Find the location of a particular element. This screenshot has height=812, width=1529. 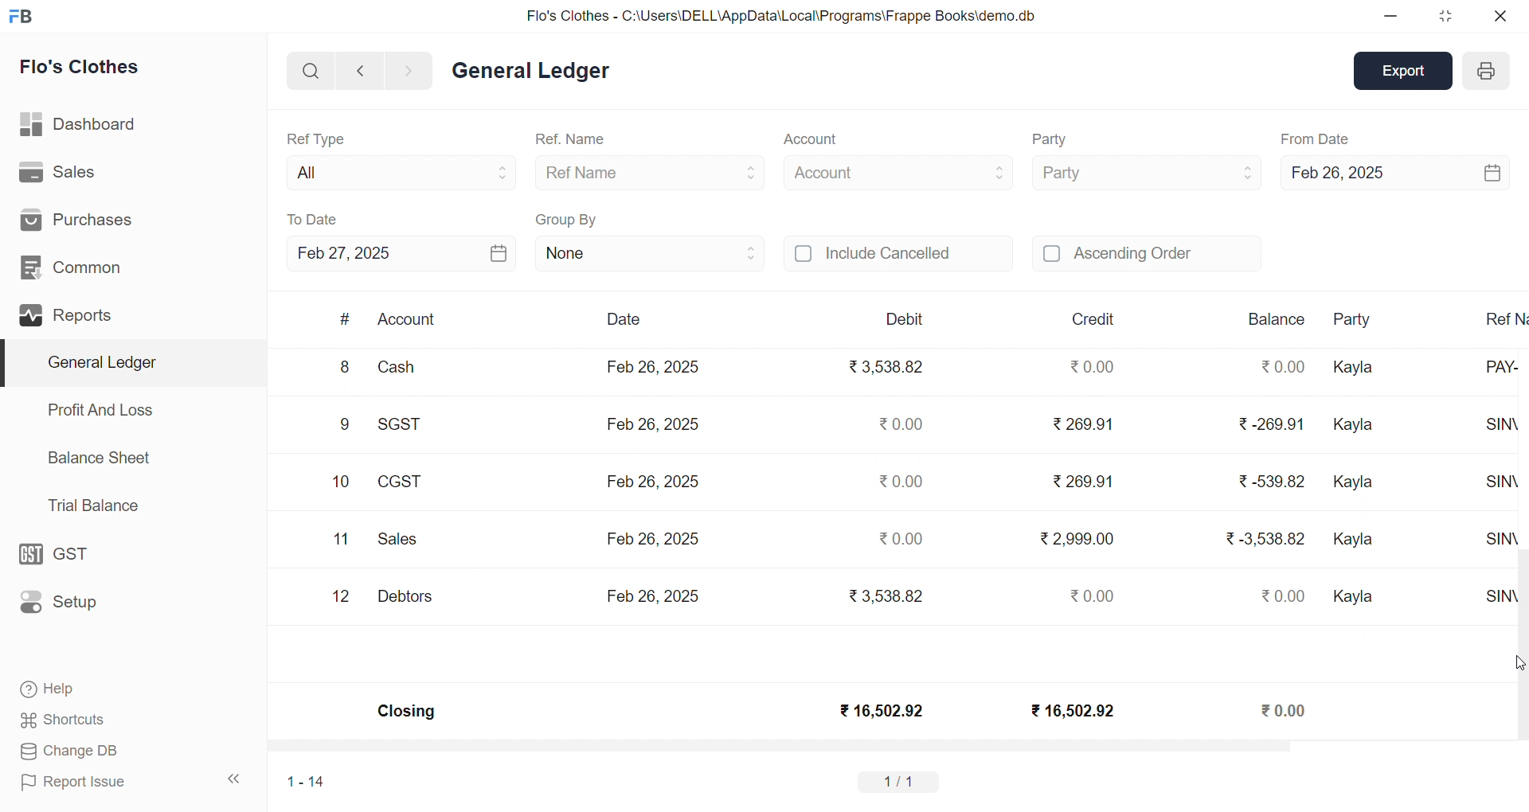

Party is located at coordinates (1145, 171).